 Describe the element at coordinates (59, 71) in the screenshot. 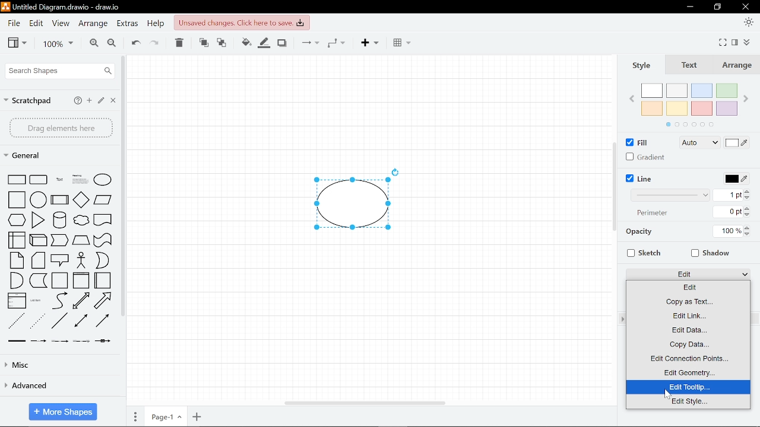

I see `Search by shapes` at that location.